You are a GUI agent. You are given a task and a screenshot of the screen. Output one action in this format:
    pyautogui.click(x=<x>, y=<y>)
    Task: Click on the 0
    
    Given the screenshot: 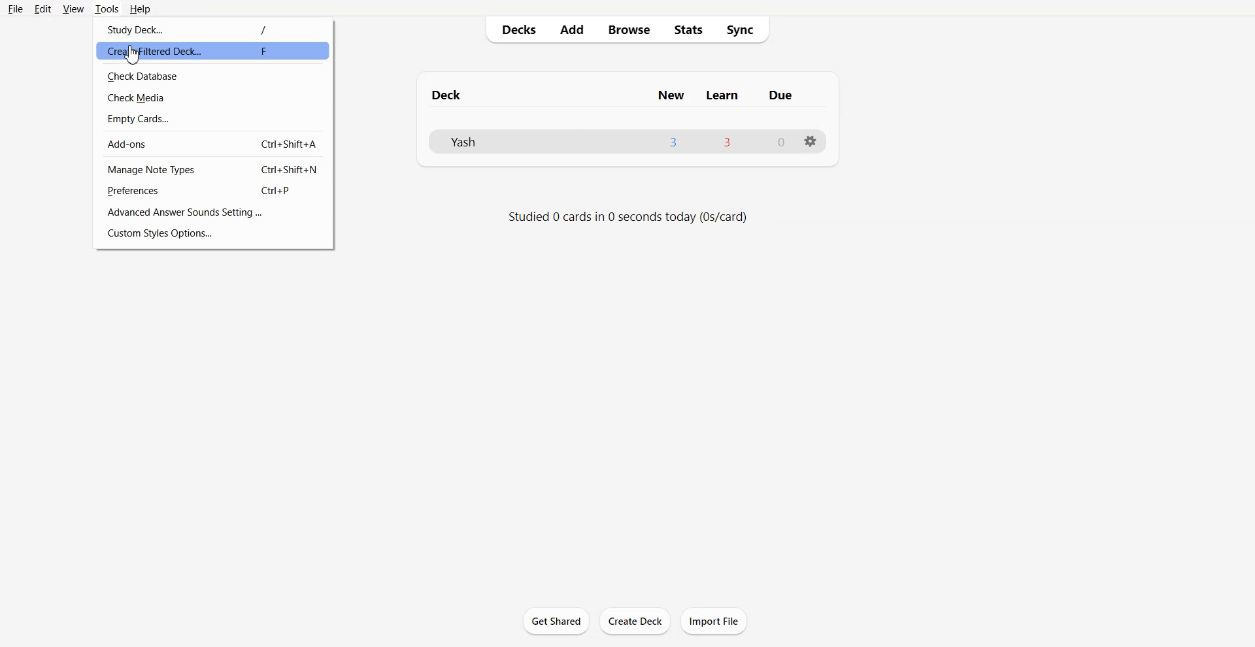 What is the action you would take?
    pyautogui.click(x=782, y=141)
    